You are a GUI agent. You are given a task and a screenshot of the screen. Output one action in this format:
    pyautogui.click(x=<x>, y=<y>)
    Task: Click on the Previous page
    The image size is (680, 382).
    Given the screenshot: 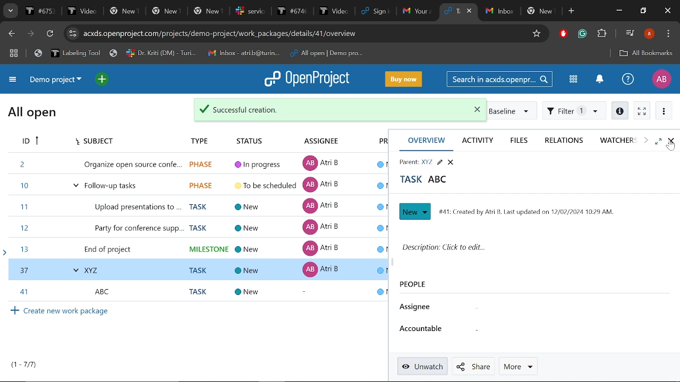 What is the action you would take?
    pyautogui.click(x=10, y=34)
    